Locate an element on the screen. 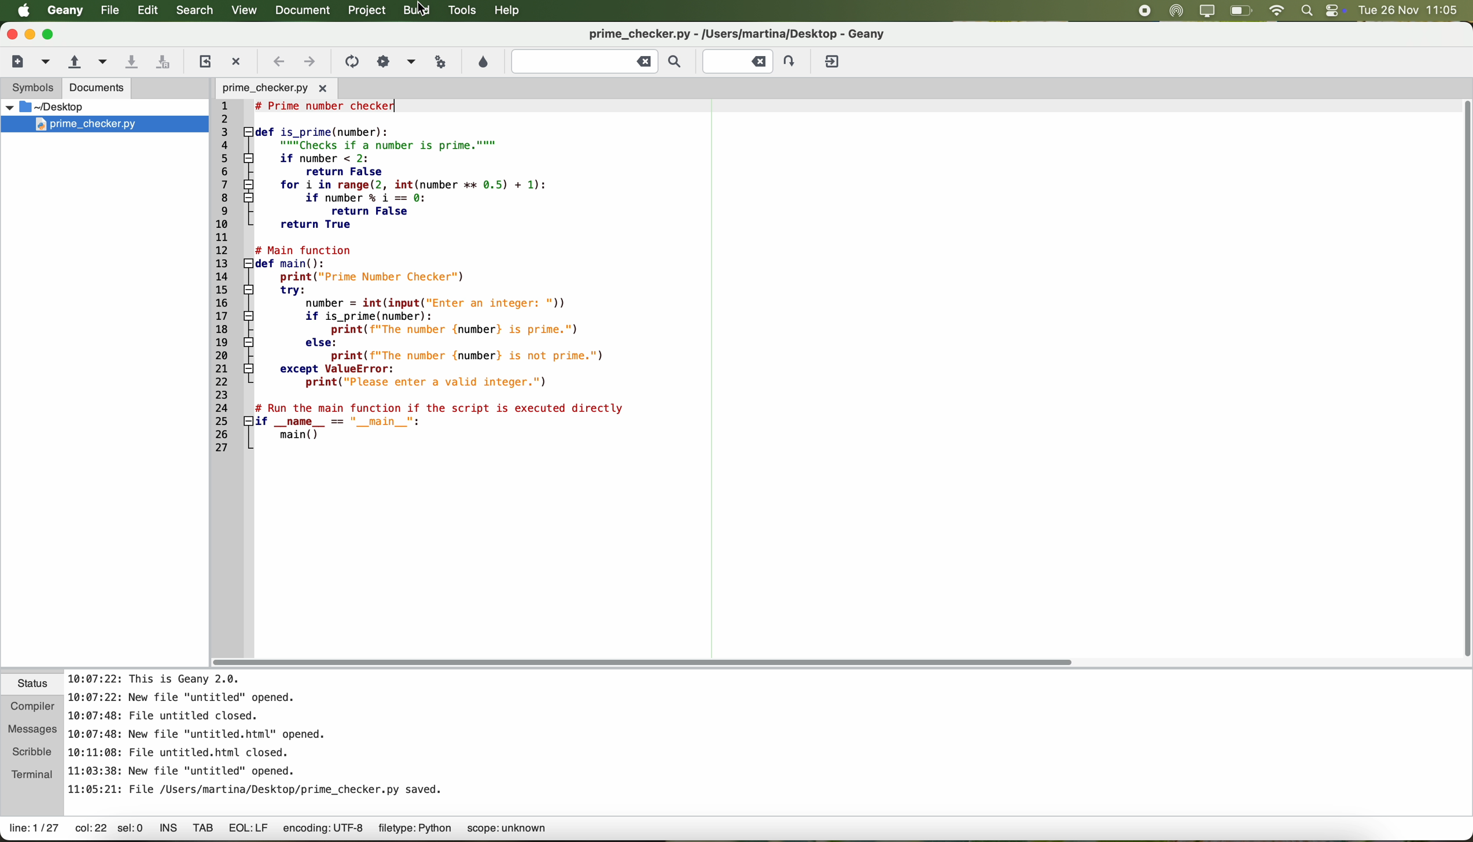  close Geany is located at coordinates (10, 32).